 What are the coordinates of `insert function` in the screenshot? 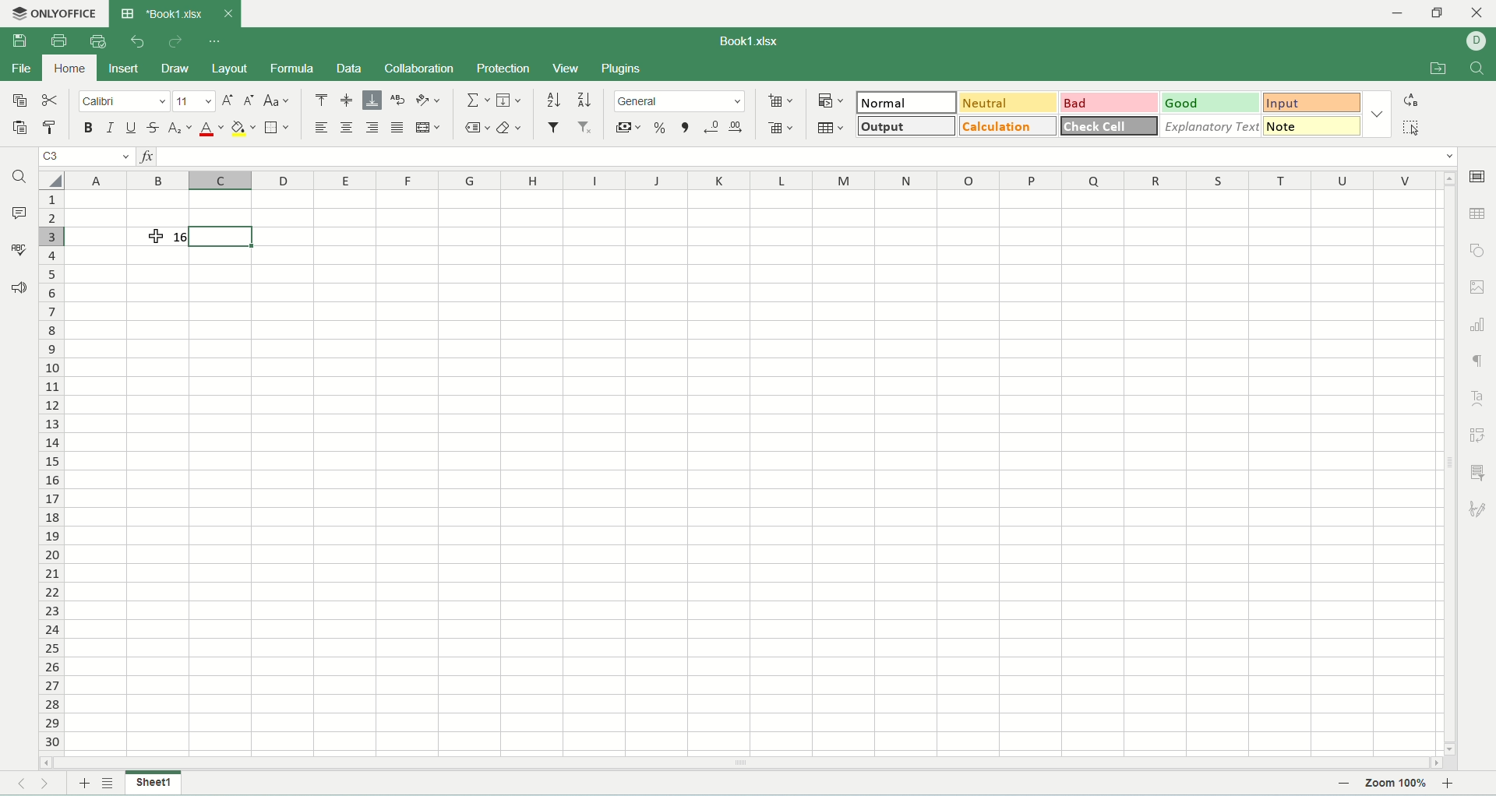 It's located at (144, 155).